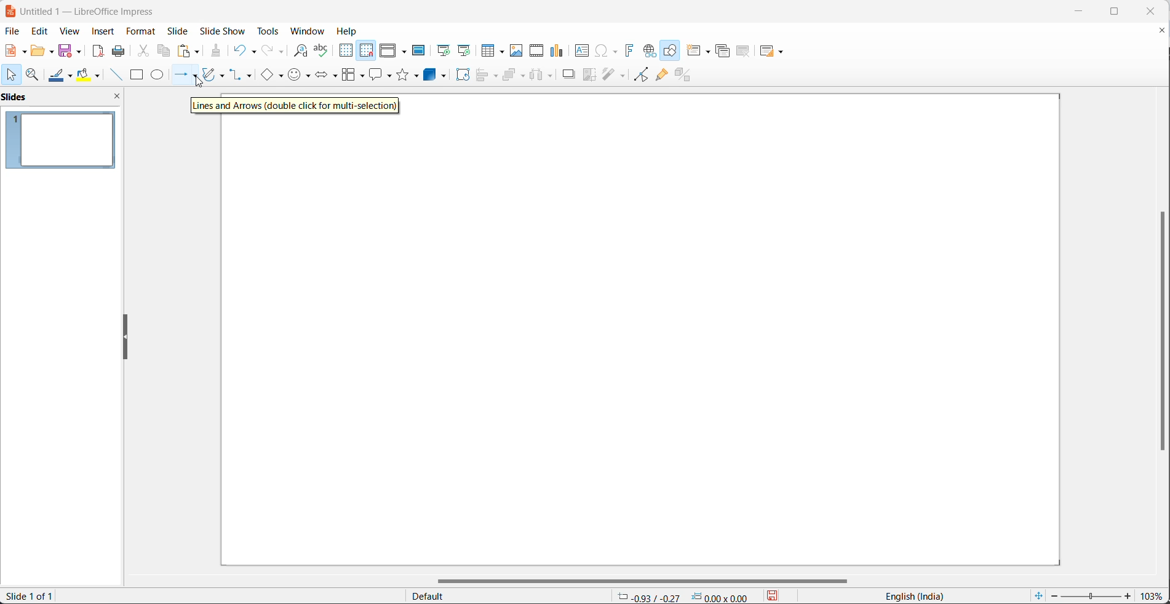 This screenshot has width=1170, height=604. What do you see at coordinates (721, 52) in the screenshot?
I see `duplicate slide` at bounding box center [721, 52].